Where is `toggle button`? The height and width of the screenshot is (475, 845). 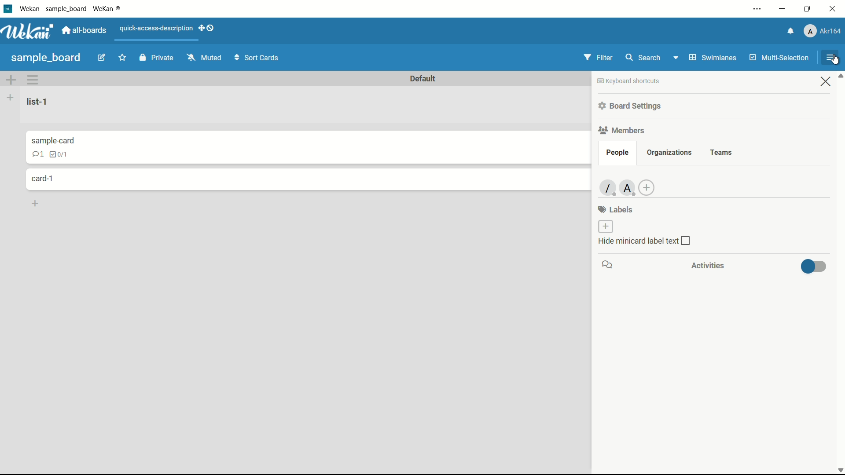
toggle button is located at coordinates (813, 265).